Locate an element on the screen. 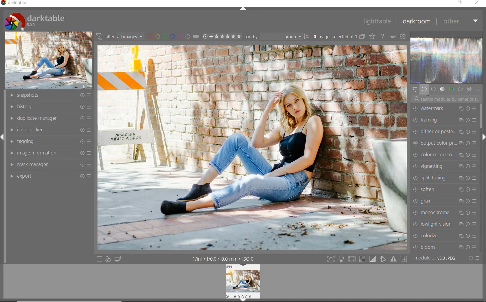  quick access panel is located at coordinates (415, 89).